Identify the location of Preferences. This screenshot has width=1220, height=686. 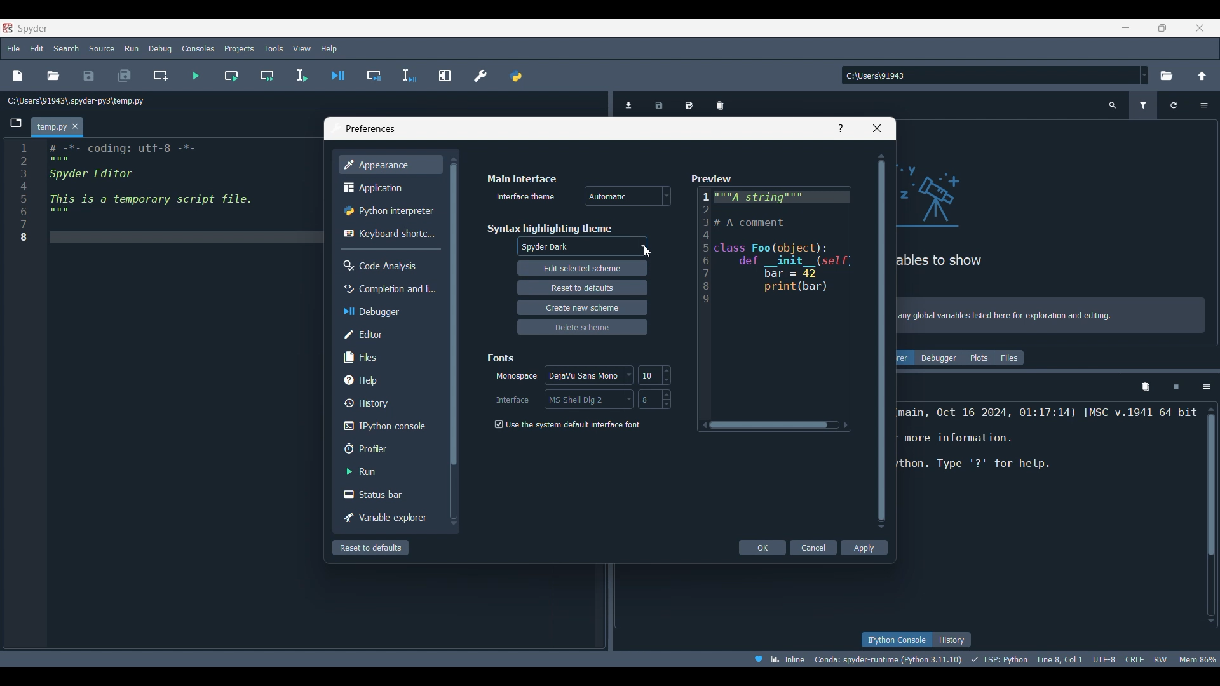
(481, 76).